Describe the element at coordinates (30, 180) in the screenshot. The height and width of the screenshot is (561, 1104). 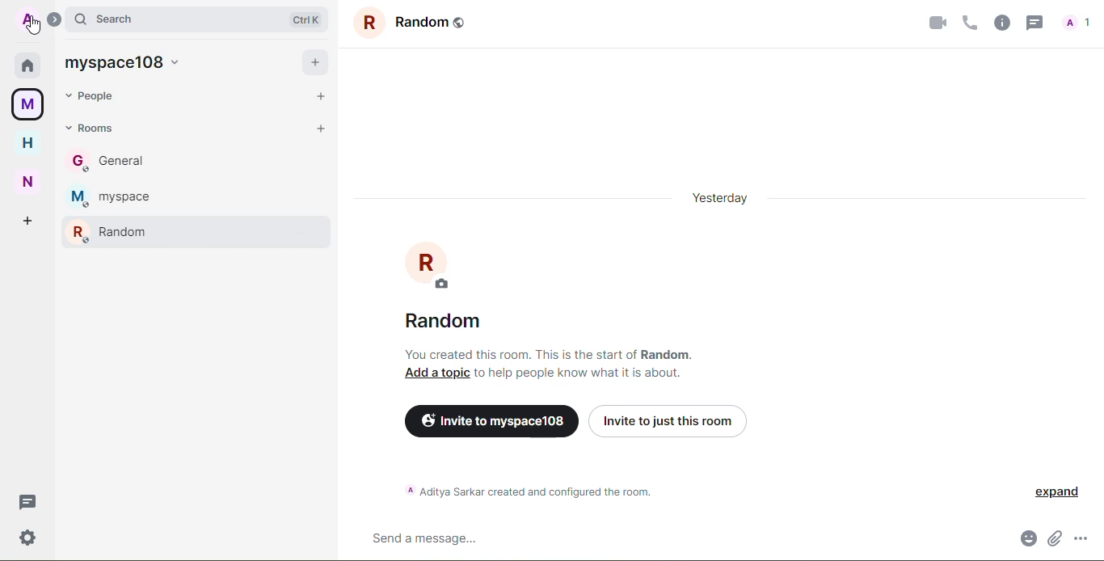
I see `new` at that location.